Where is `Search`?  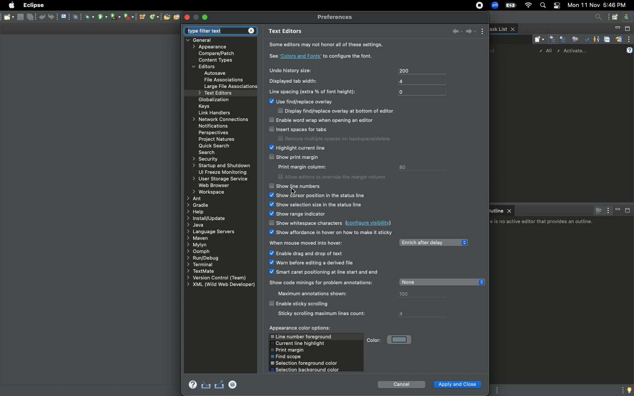
Search is located at coordinates (597, 18).